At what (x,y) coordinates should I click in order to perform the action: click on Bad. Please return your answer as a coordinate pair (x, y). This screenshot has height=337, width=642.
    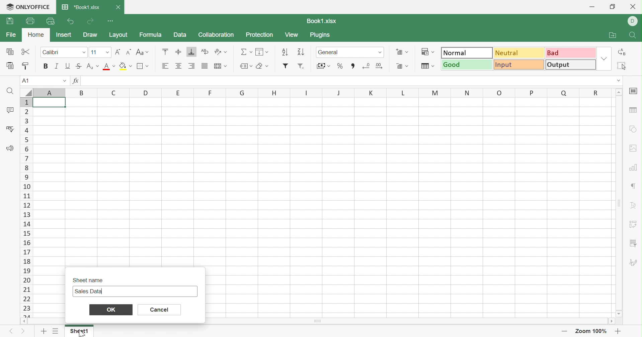
    Looking at the image, I should click on (571, 52).